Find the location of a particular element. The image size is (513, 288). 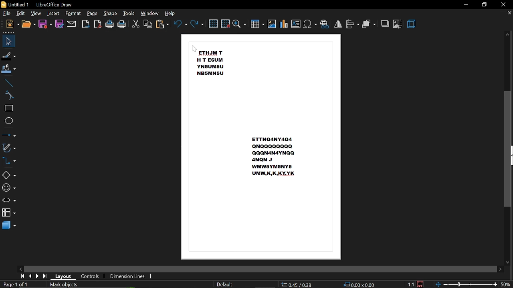

3d effect is located at coordinates (412, 24).